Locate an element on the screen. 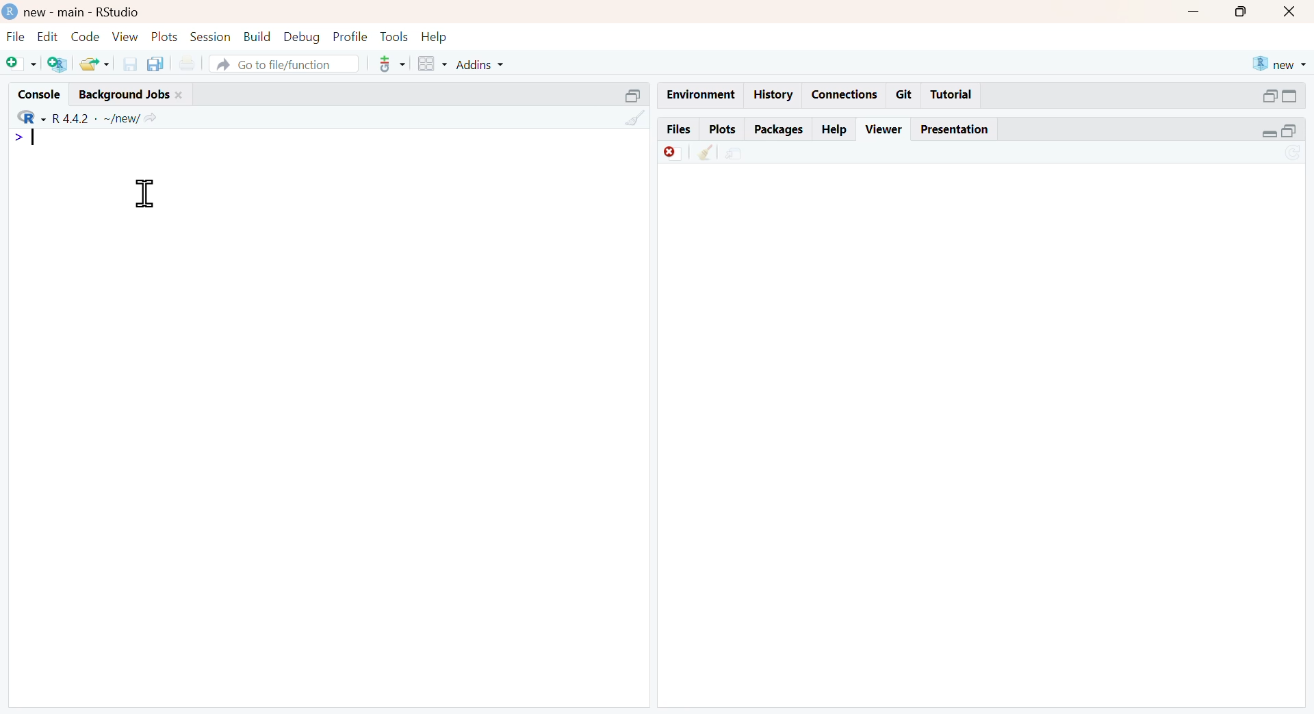  close is located at coordinates (1294, 12).